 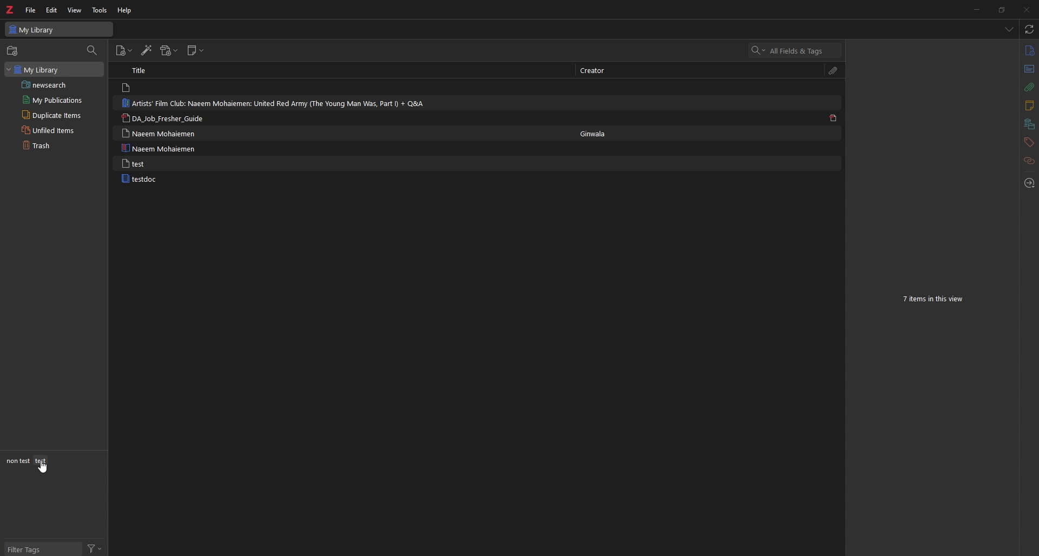 I want to click on pdf, so click(x=832, y=118).